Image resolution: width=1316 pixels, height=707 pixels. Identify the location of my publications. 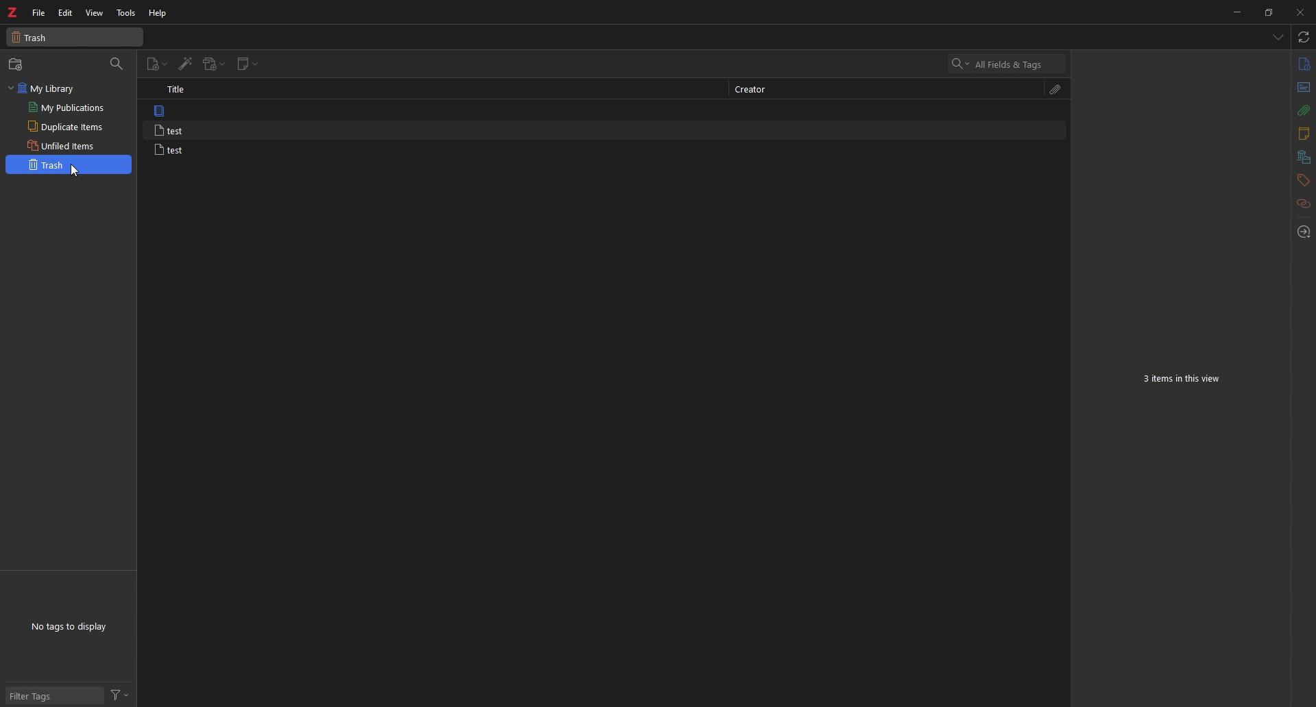
(69, 108).